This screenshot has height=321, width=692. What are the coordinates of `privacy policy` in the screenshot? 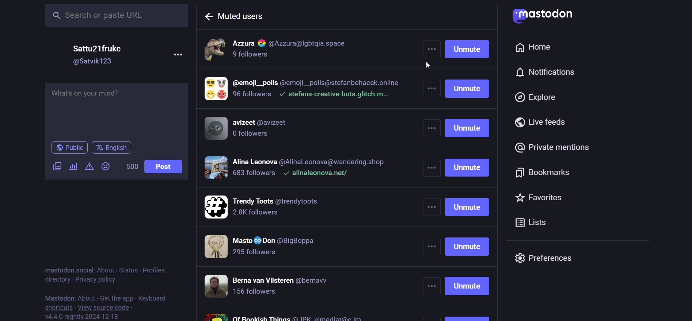 It's located at (95, 279).